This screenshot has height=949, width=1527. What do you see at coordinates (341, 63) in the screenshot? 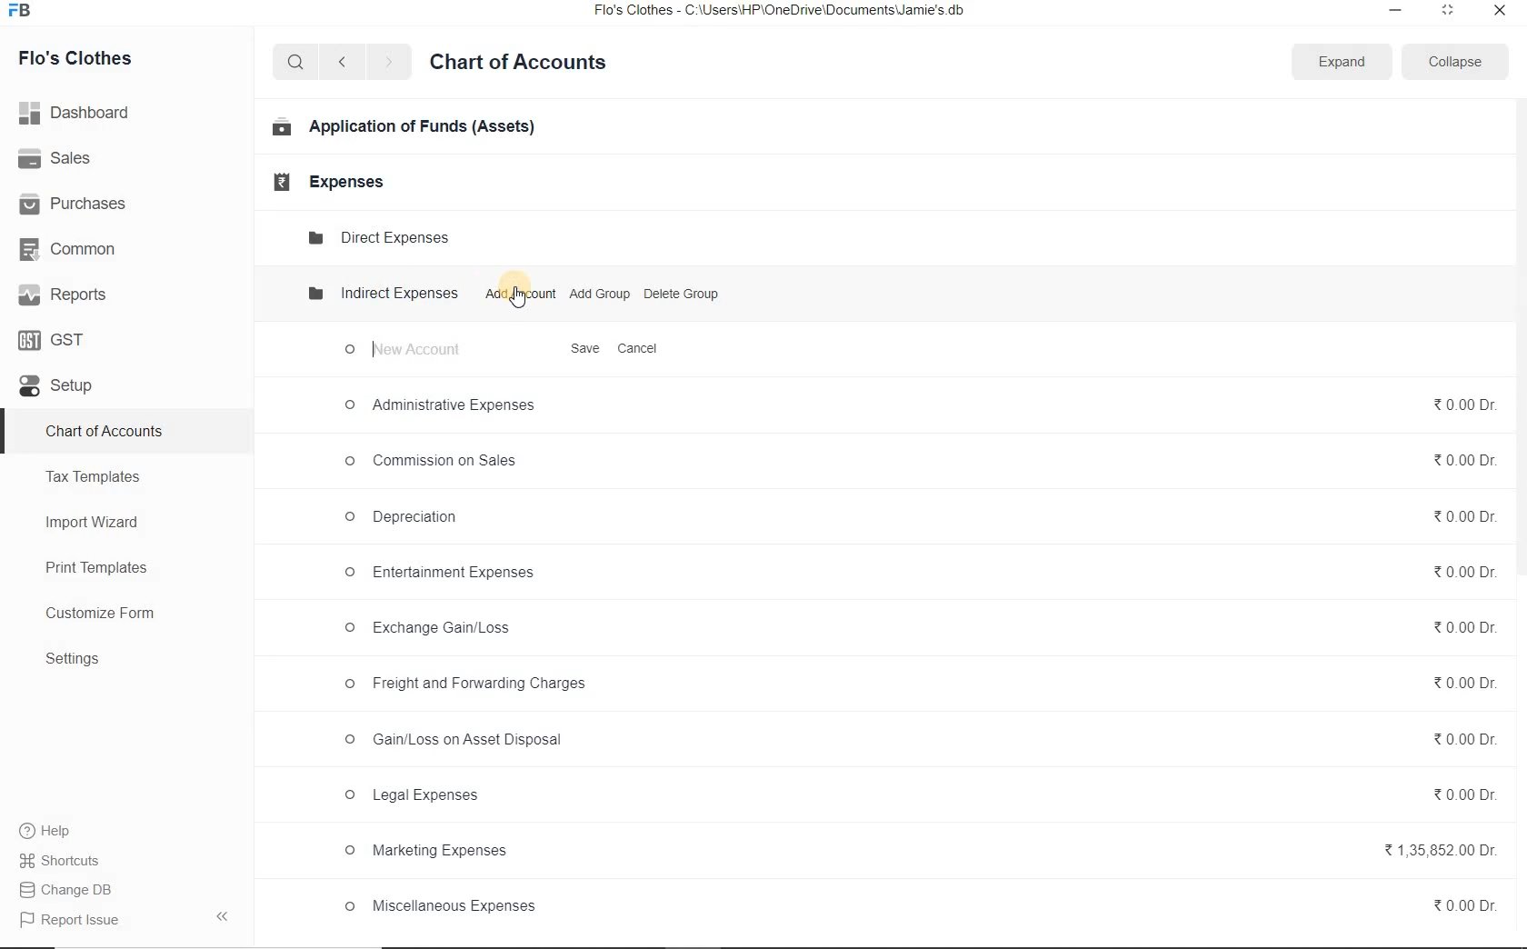
I see `previous` at bounding box center [341, 63].